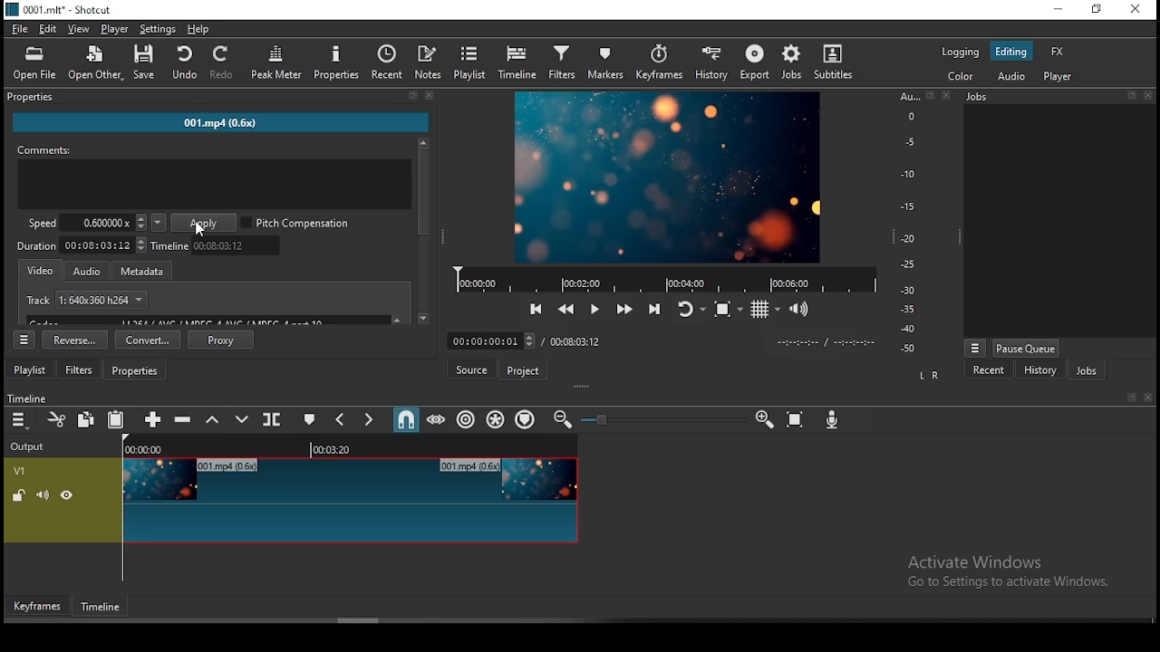 This screenshot has height=652, width=1160. Describe the element at coordinates (470, 62) in the screenshot. I see `playlist` at that location.